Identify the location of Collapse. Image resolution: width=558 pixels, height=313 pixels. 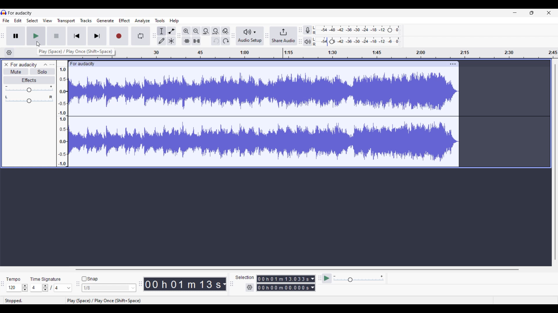
(46, 64).